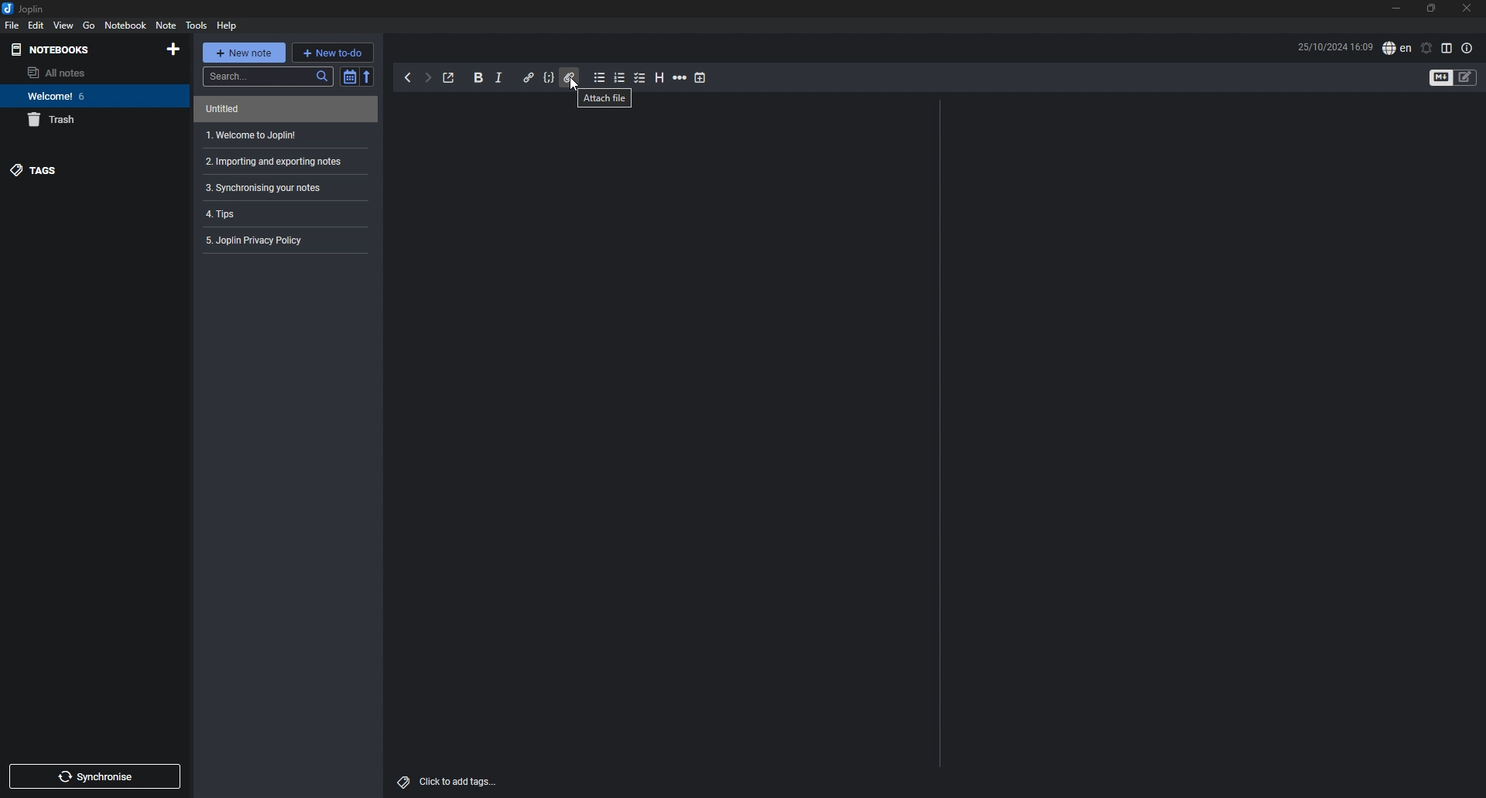  Describe the element at coordinates (26, 9) in the screenshot. I see `joplin` at that location.